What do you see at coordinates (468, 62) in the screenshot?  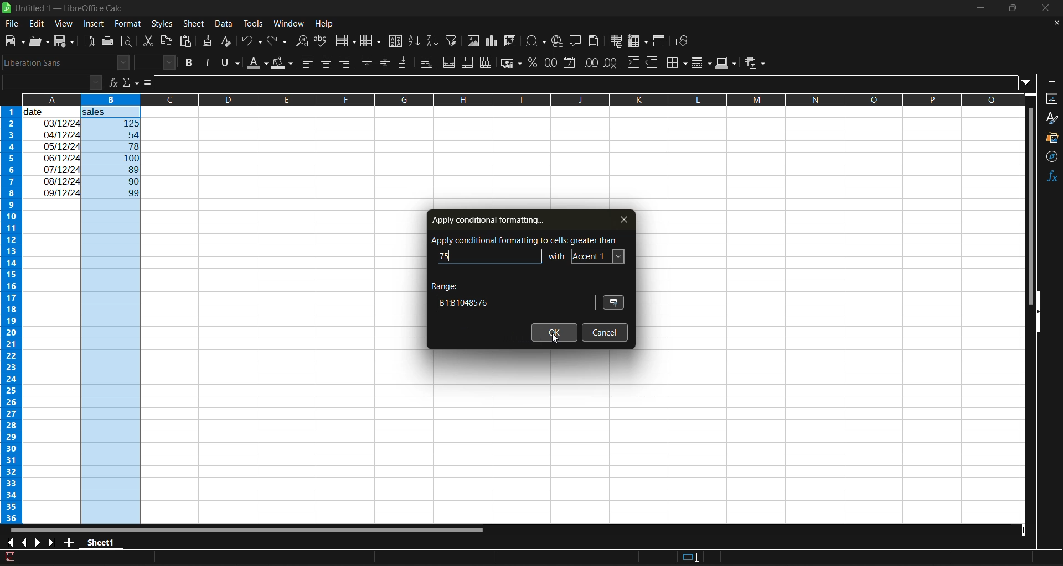 I see `merge cells` at bounding box center [468, 62].